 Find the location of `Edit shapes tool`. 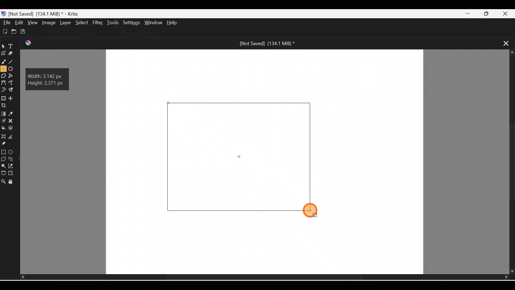

Edit shapes tool is located at coordinates (3, 55).